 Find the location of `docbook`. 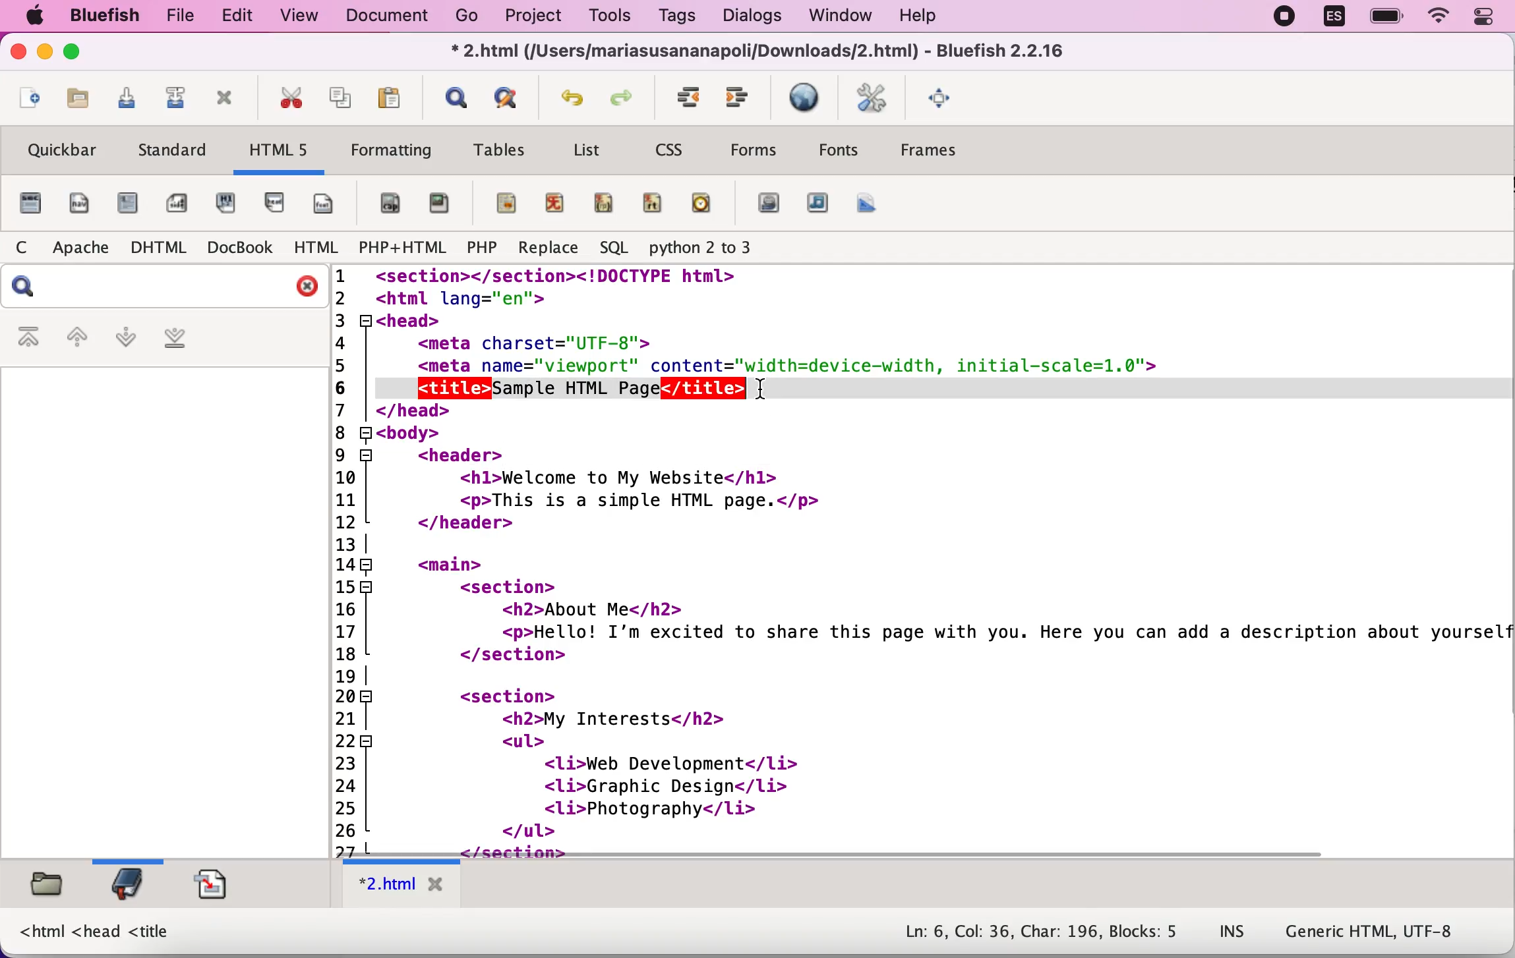

docbook is located at coordinates (239, 250).